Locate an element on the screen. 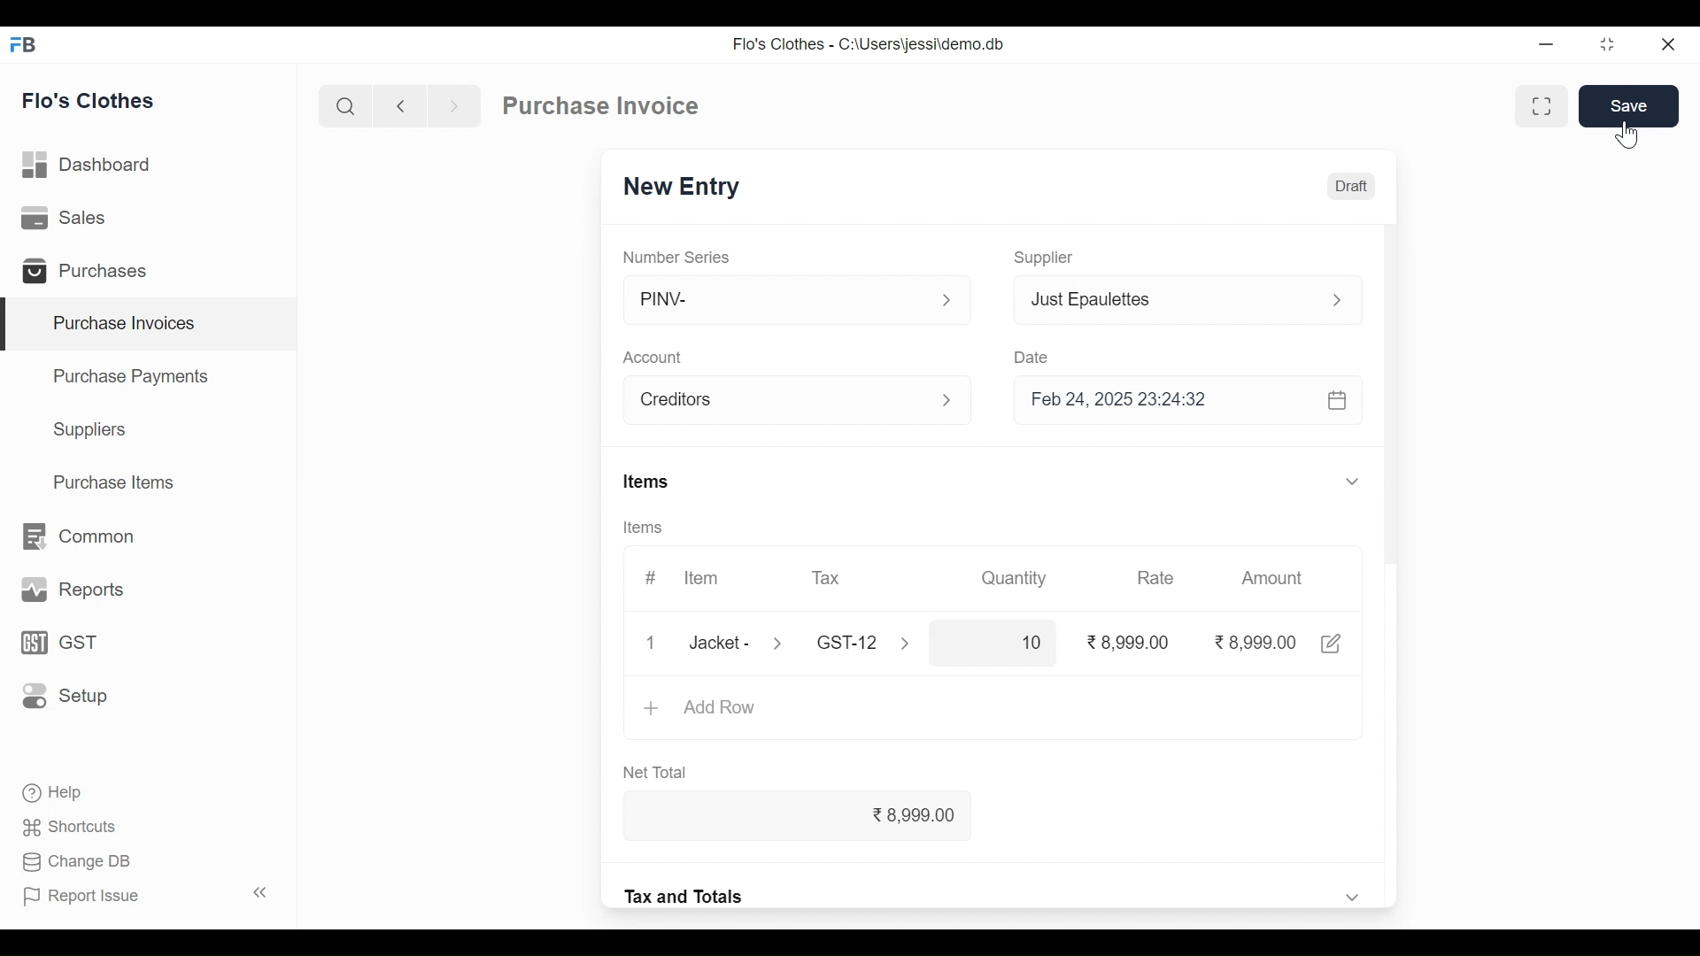 Image resolution: width=1700 pixels, height=956 pixels. Expand is located at coordinates (1355, 481).